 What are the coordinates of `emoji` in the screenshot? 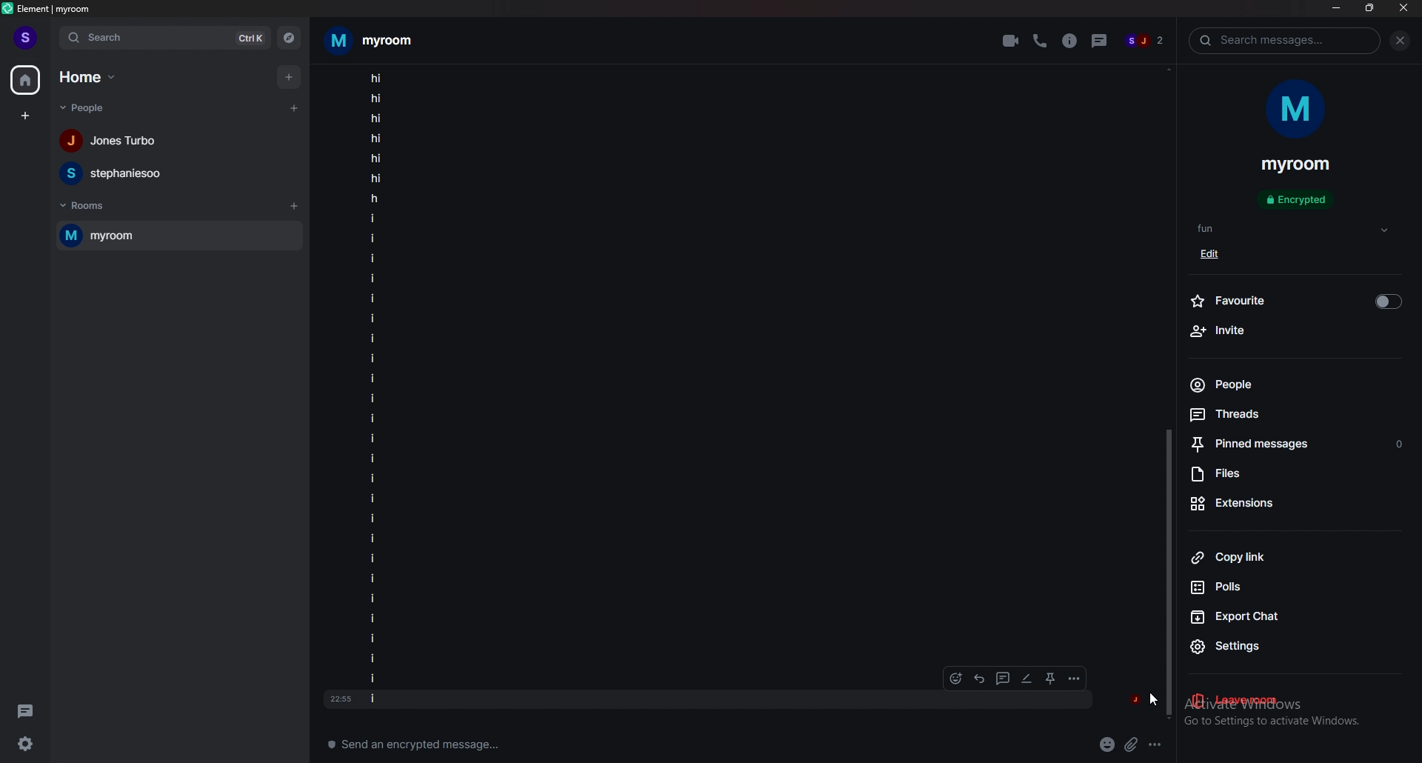 It's located at (1106, 744).